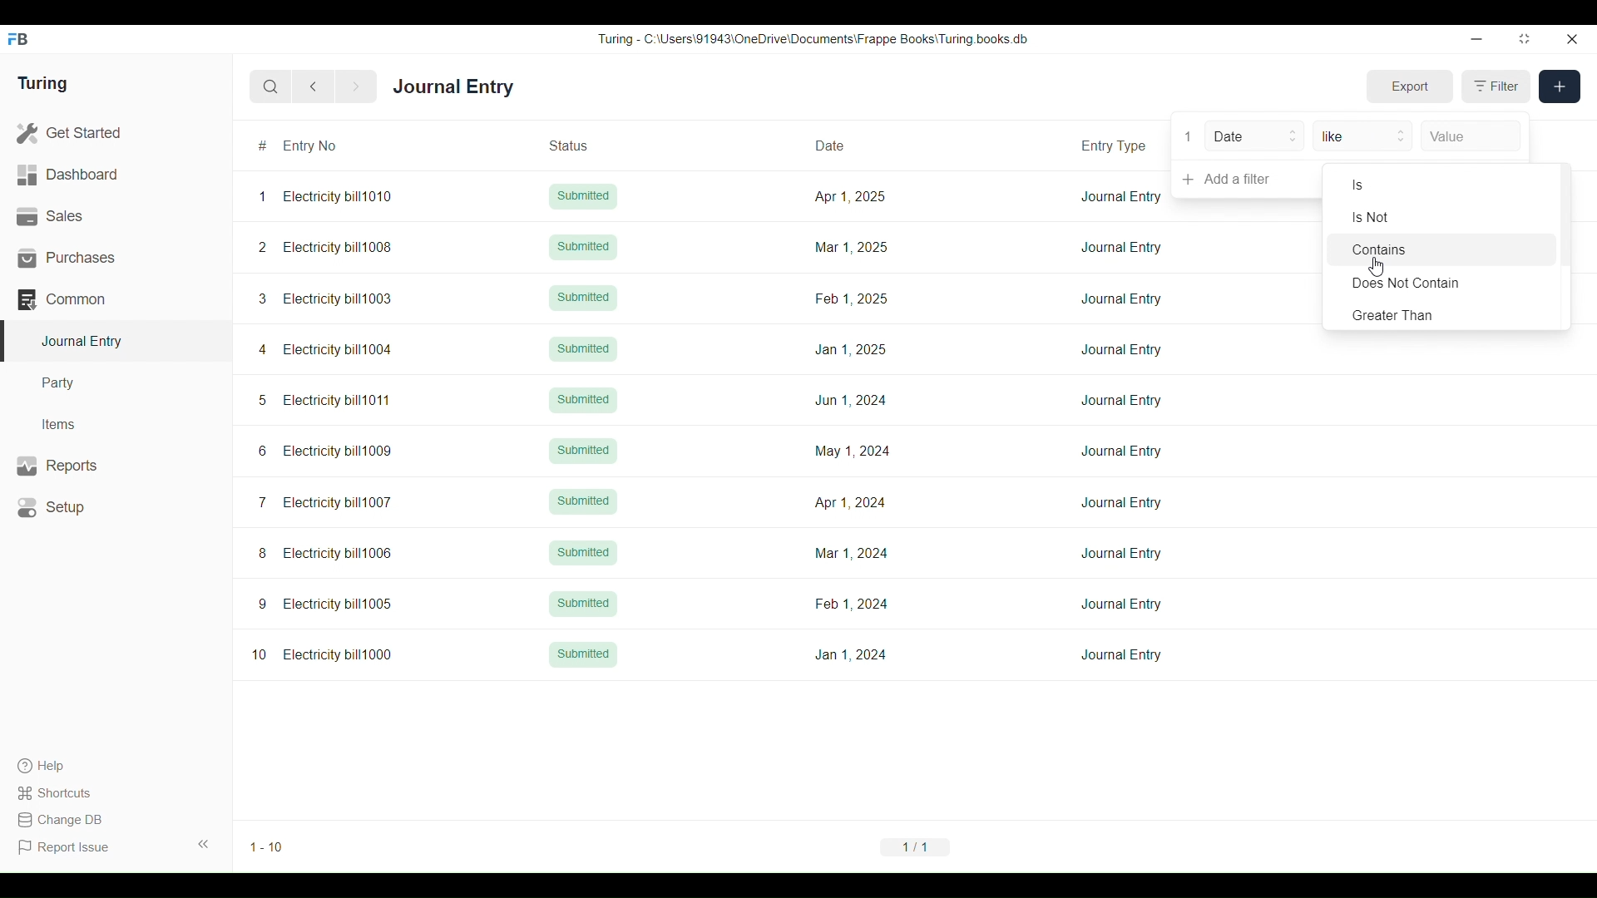 The height and width of the screenshot is (898, 1597). What do you see at coordinates (588, 145) in the screenshot?
I see `Status` at bounding box center [588, 145].